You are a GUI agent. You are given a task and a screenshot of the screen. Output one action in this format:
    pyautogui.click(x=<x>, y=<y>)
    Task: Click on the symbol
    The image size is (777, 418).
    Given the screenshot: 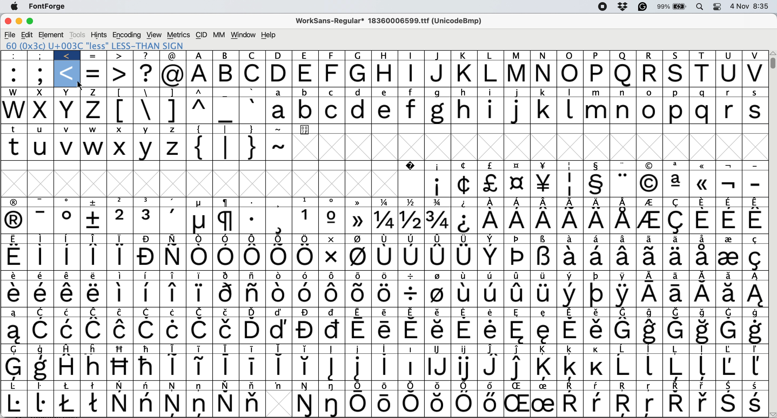 What is the action you would take?
    pyautogui.click(x=227, y=348)
    